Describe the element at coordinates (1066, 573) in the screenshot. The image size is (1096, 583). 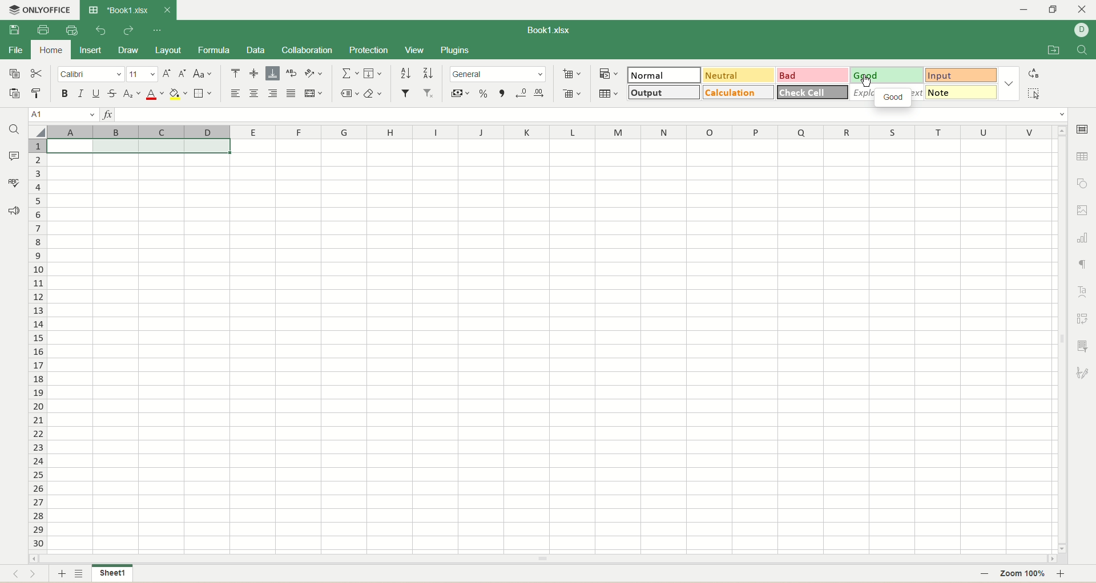
I see `zoom in` at that location.